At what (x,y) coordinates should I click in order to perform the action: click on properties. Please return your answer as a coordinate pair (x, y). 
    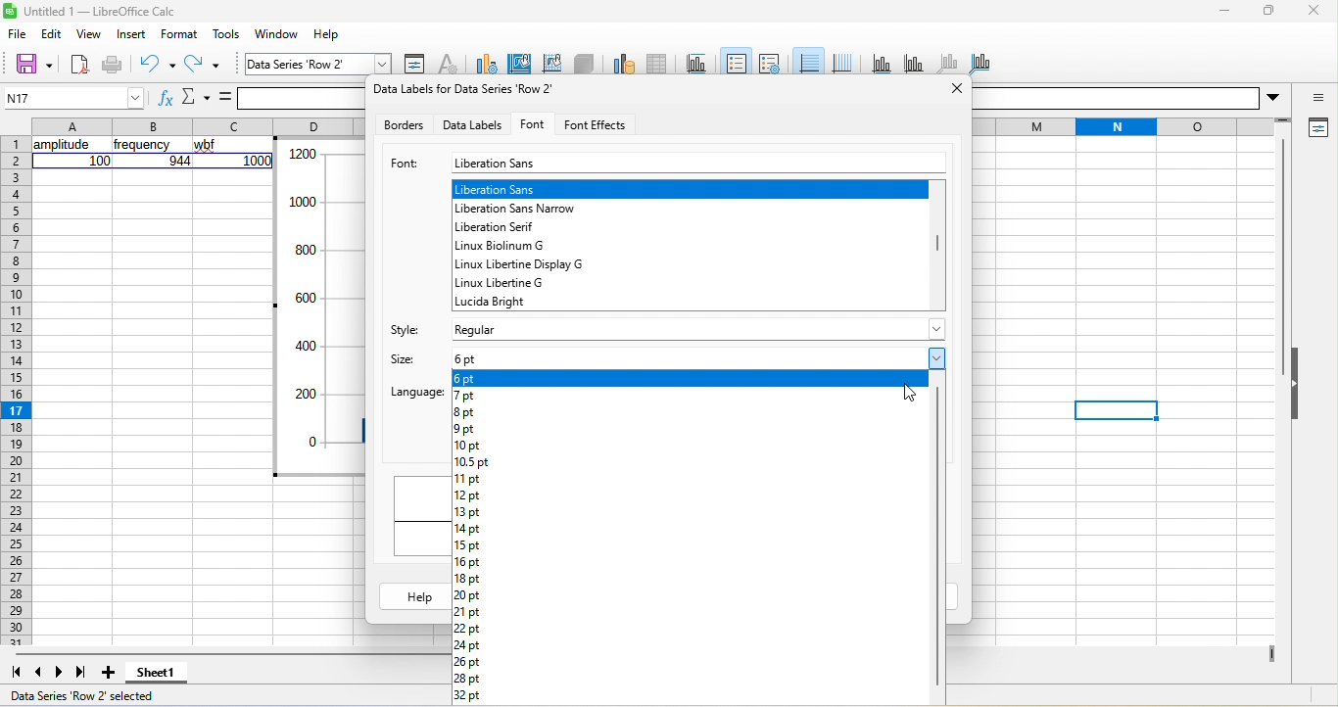
    Looking at the image, I should click on (1314, 127).